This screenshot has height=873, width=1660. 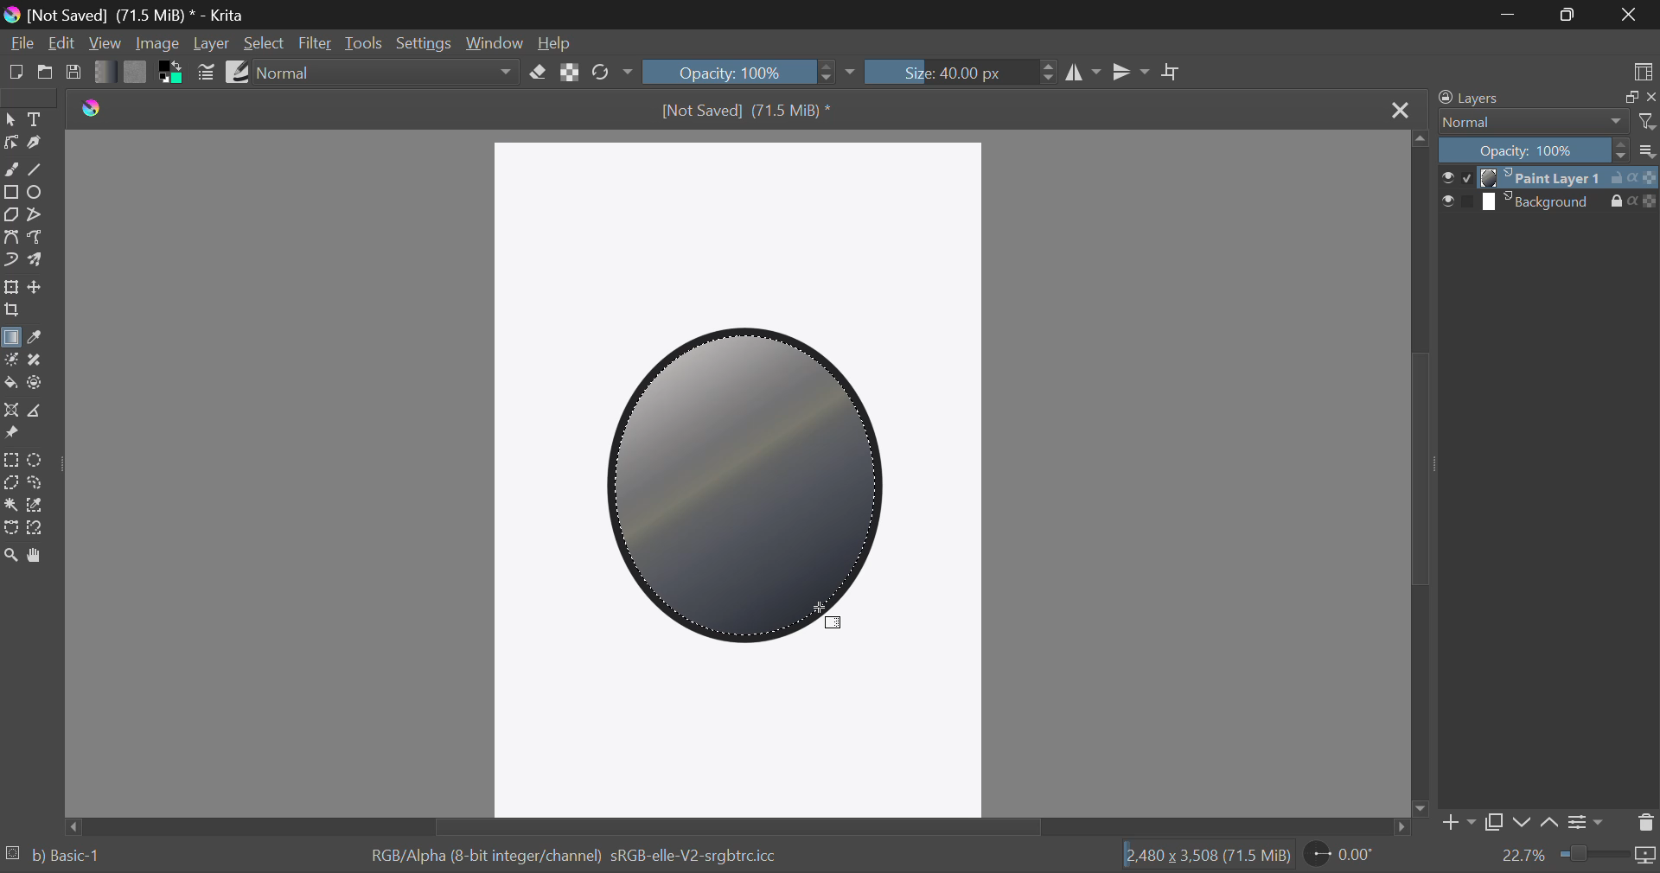 I want to click on Opacity, so click(x=740, y=72).